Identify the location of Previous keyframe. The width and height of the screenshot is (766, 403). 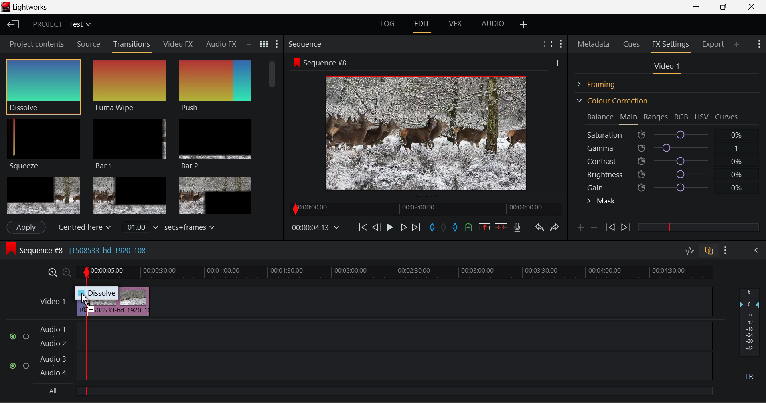
(610, 228).